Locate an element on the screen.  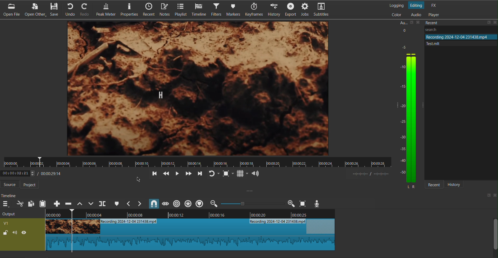
Clip is located at coordinates (206, 235).